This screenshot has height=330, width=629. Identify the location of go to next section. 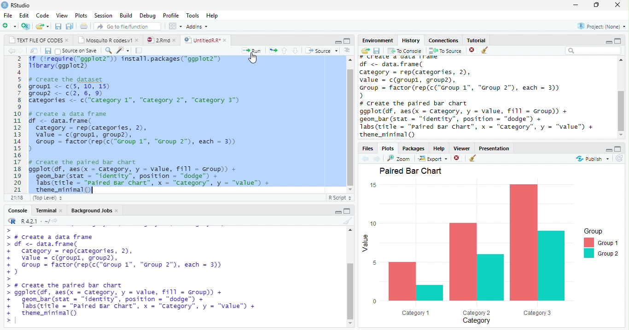
(347, 51).